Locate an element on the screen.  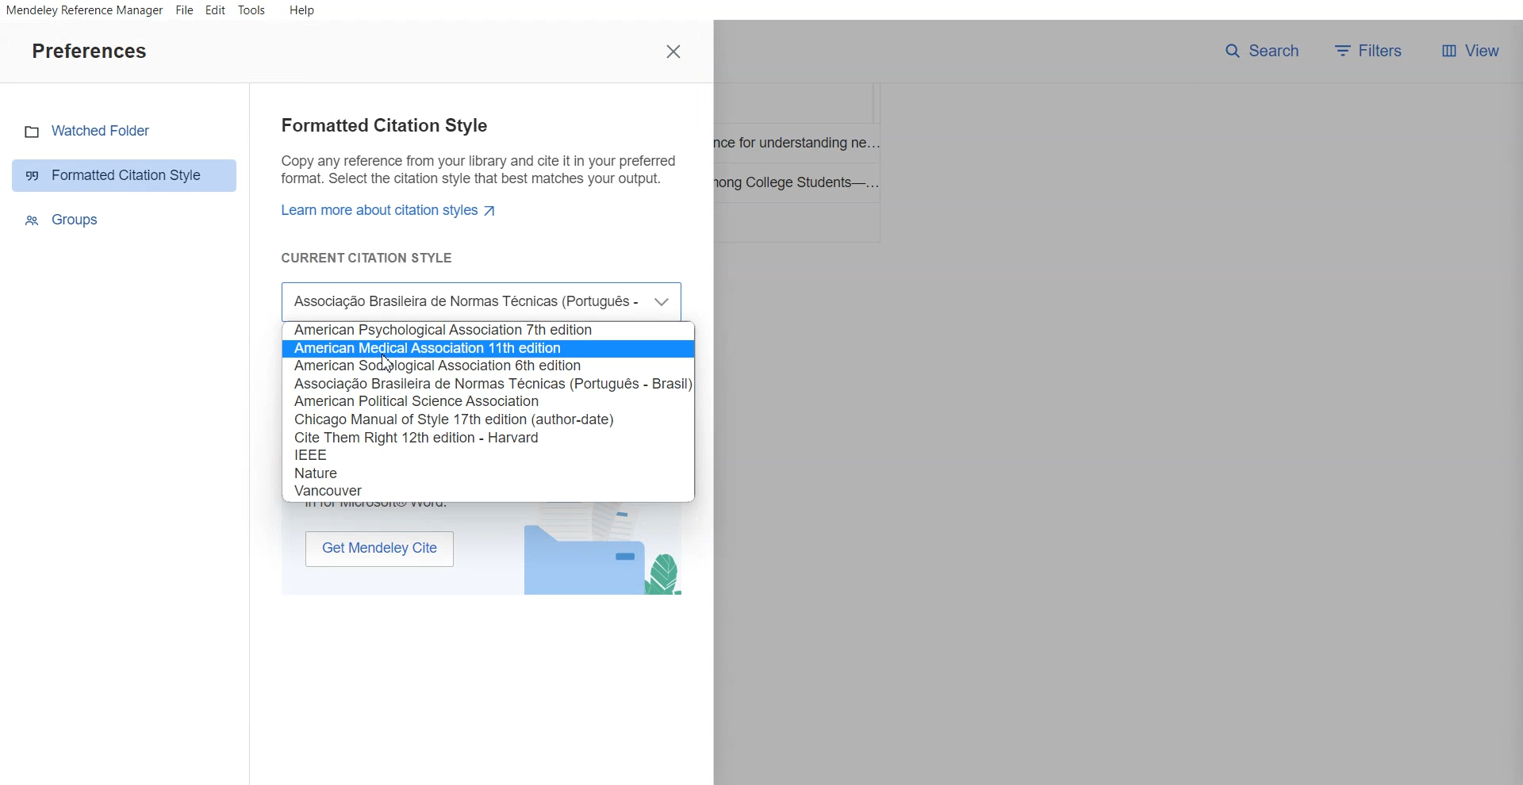
Close is located at coordinates (675, 52).